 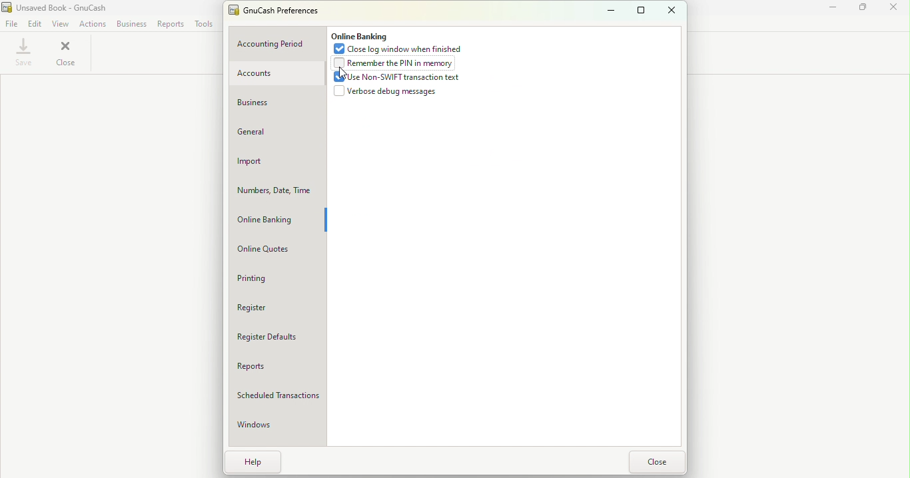 What do you see at coordinates (91, 25) in the screenshot?
I see `Actions` at bounding box center [91, 25].